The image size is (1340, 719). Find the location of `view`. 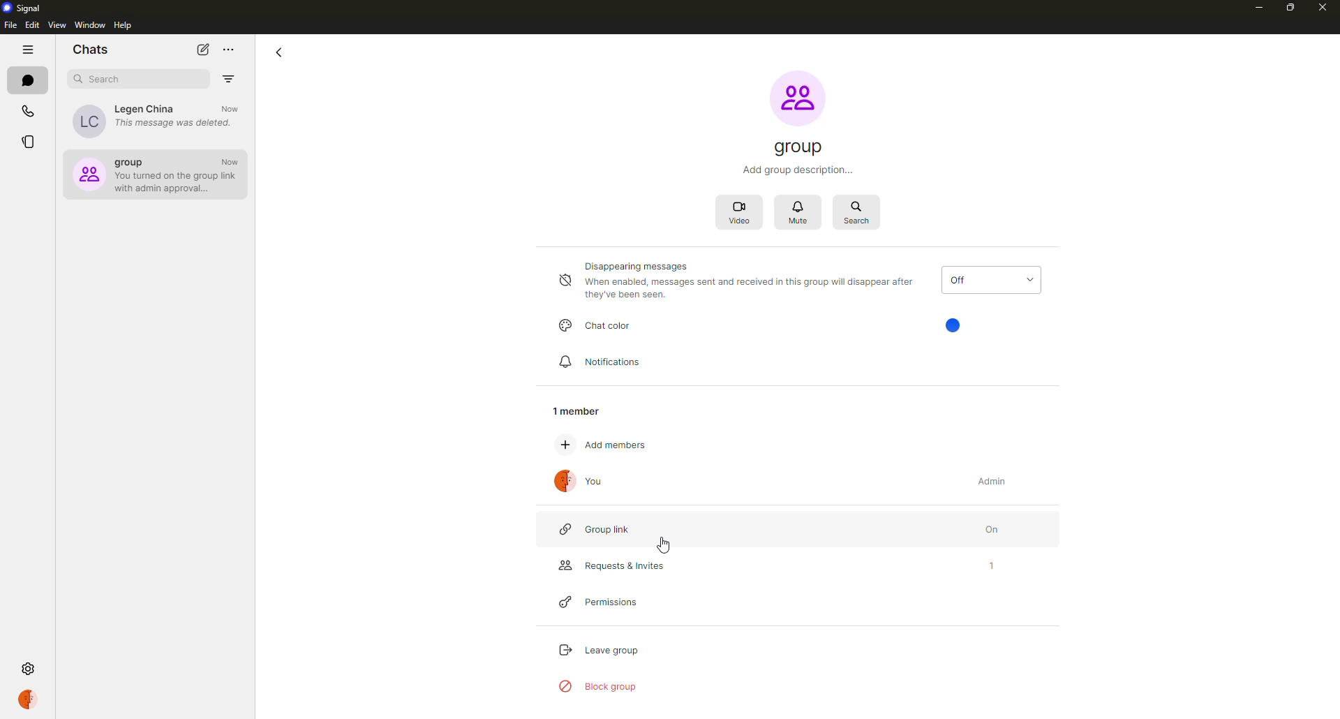

view is located at coordinates (57, 26).